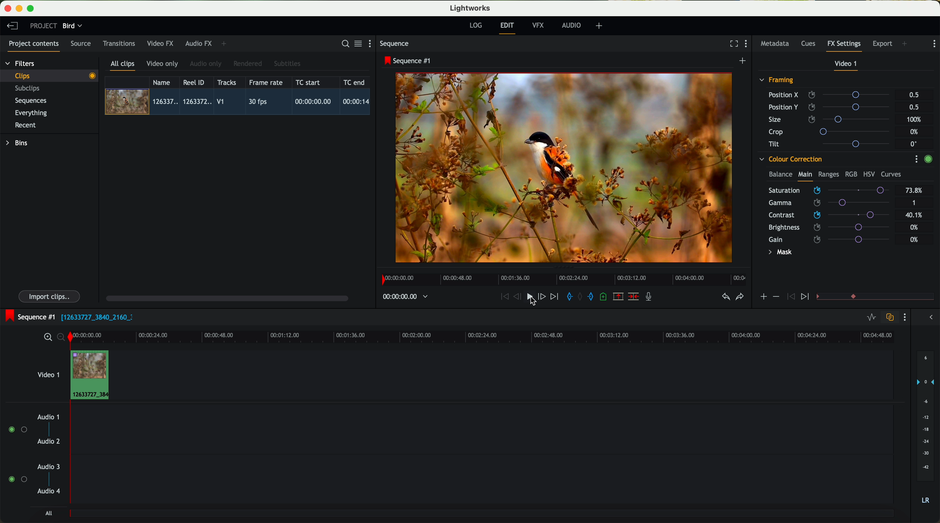 Image resolution: width=940 pixels, height=523 pixels. Describe the element at coordinates (504, 297) in the screenshot. I see `rewind` at that location.